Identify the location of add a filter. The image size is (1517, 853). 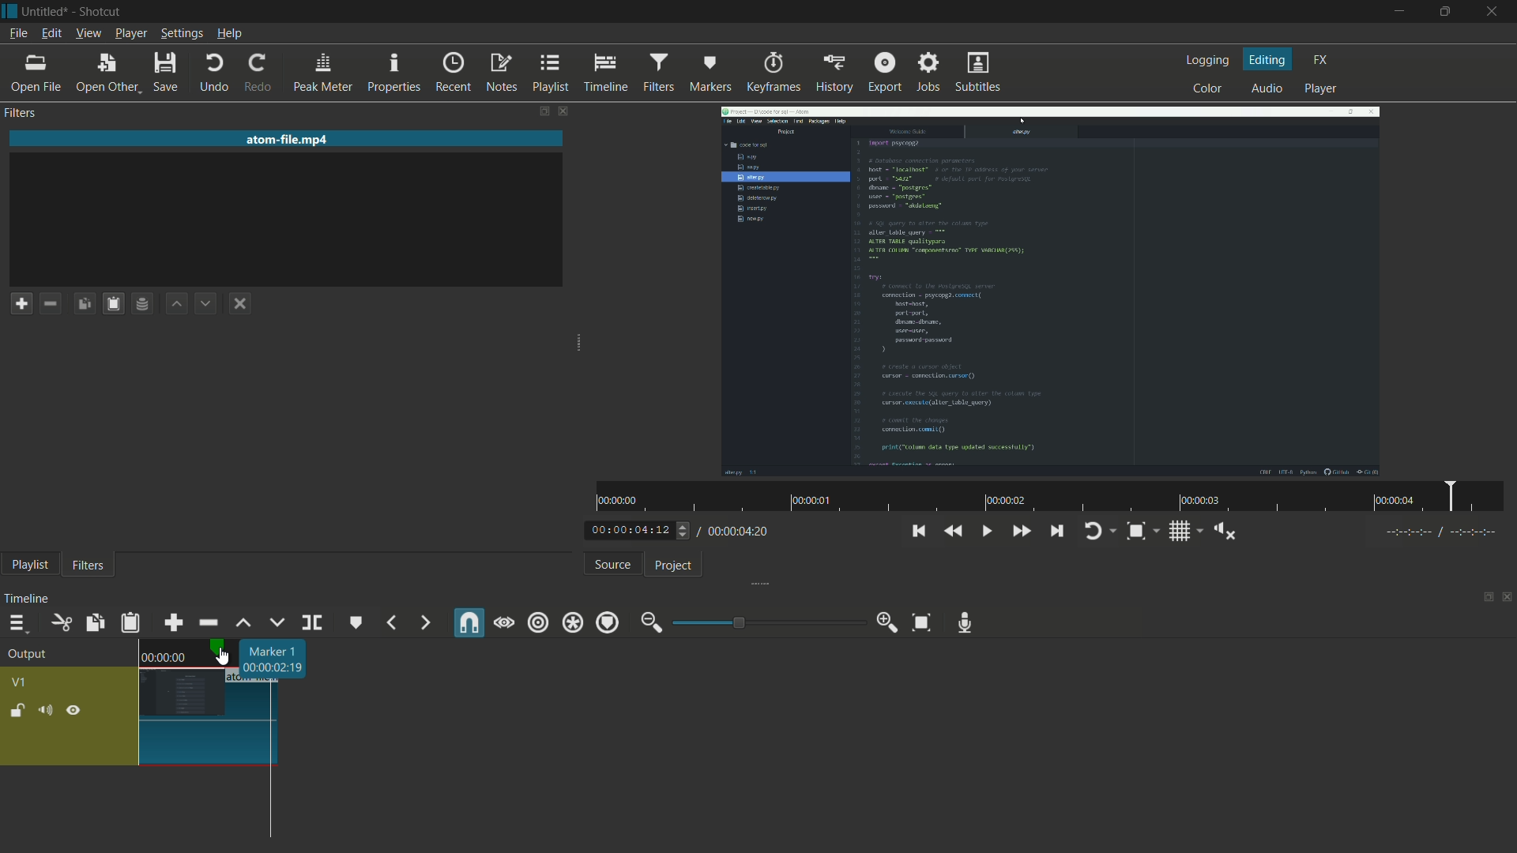
(22, 304).